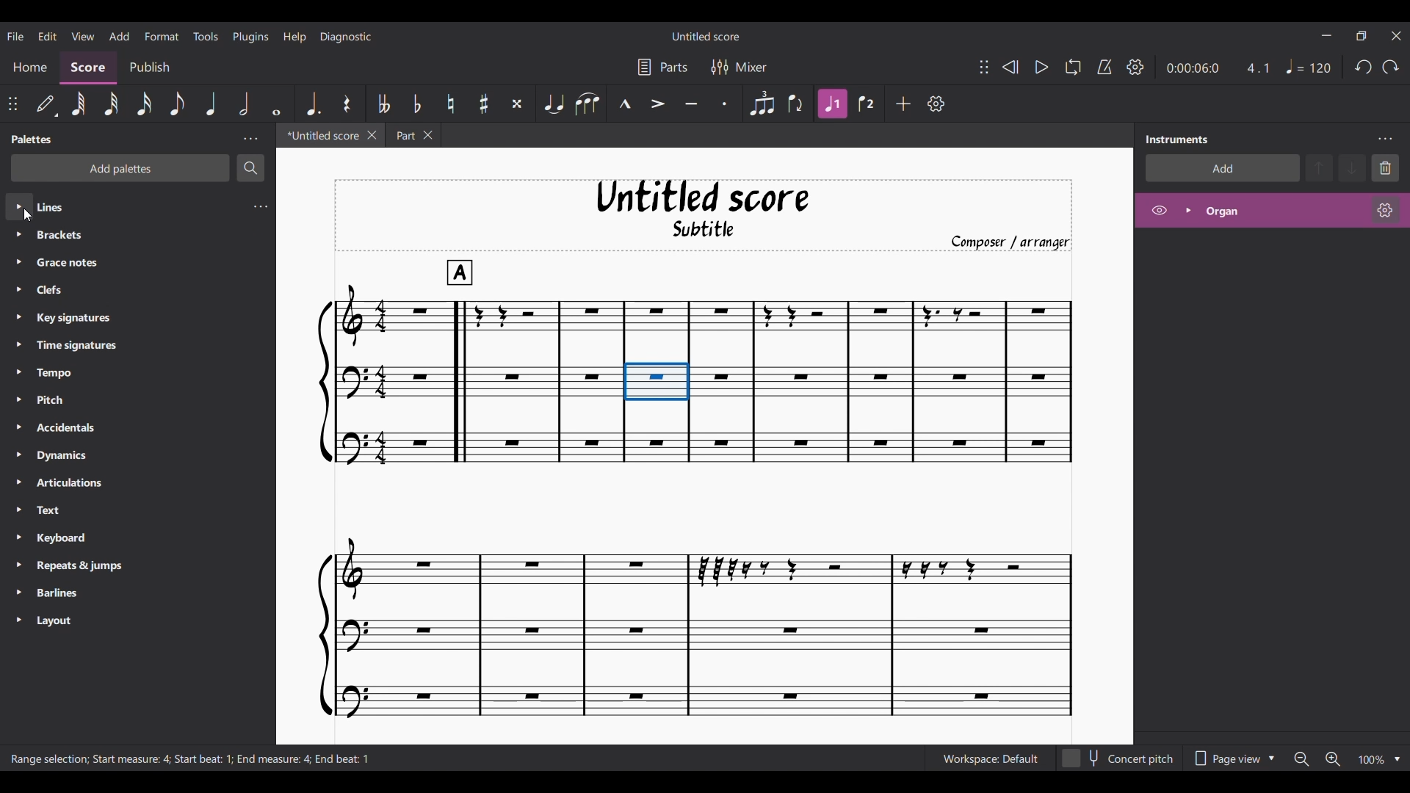  What do you see at coordinates (385, 103) in the screenshot?
I see `Toggle double flat` at bounding box center [385, 103].